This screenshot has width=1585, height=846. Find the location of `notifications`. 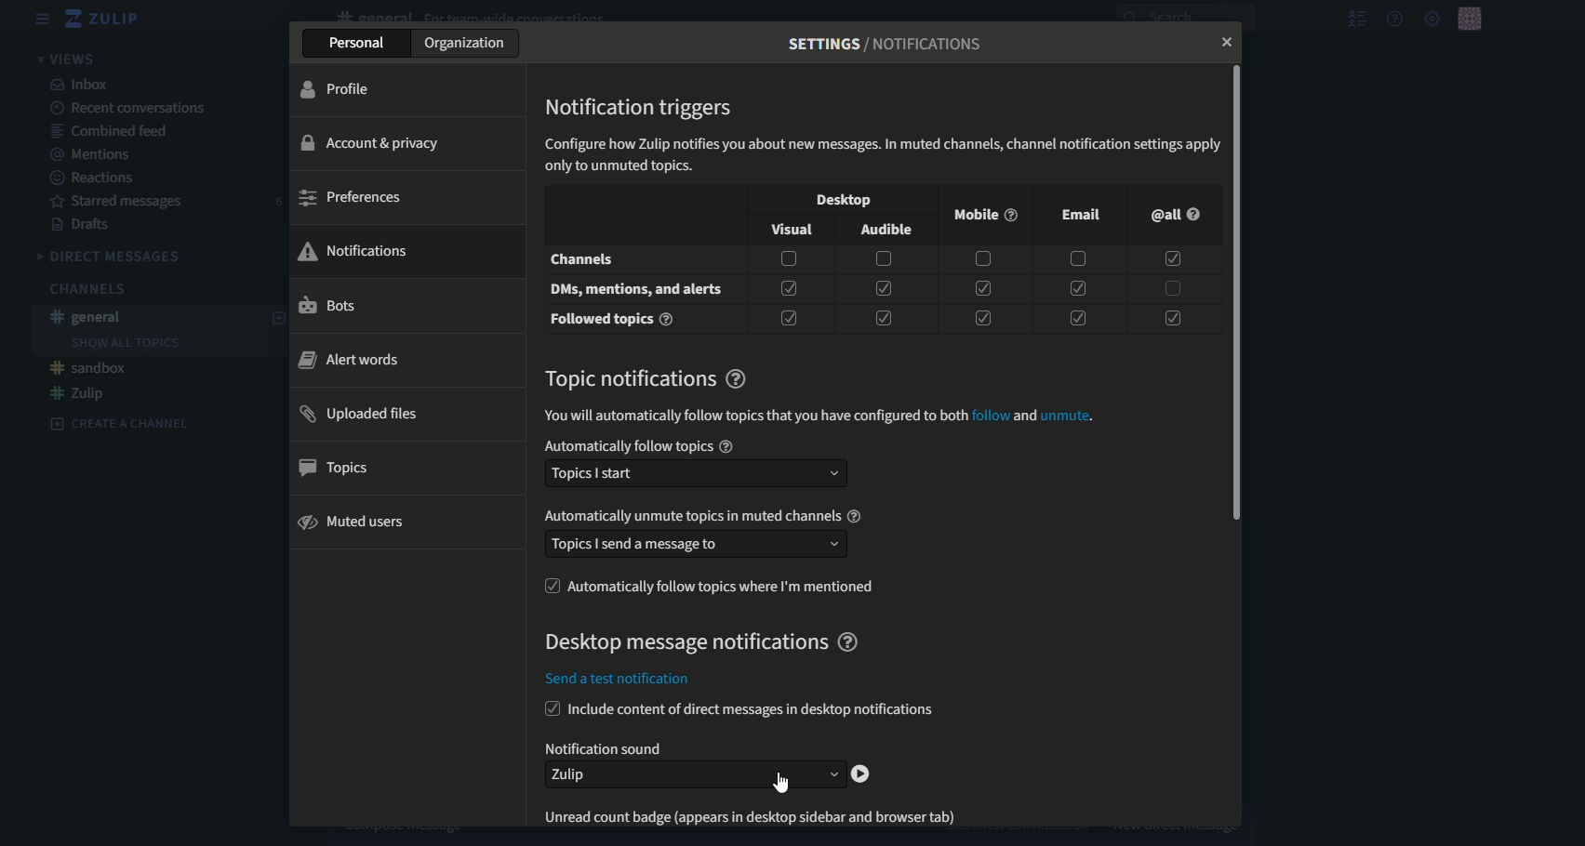

notifications is located at coordinates (354, 249).